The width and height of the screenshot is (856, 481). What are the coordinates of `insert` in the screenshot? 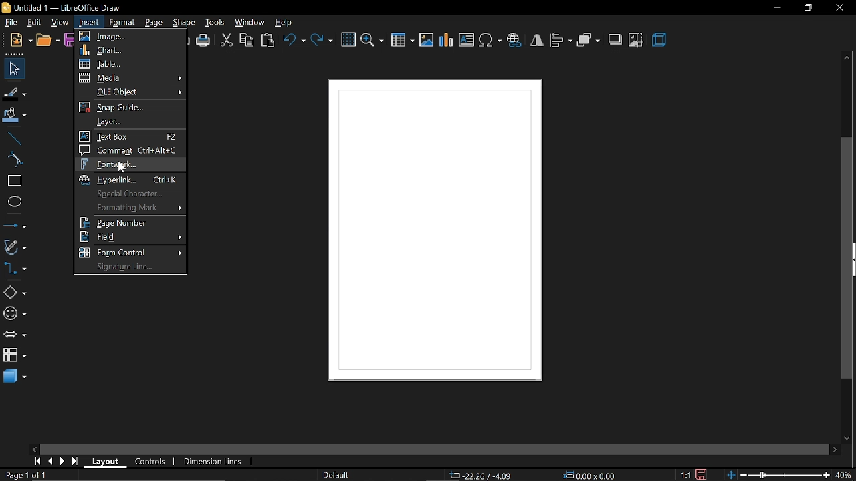 It's located at (89, 23).